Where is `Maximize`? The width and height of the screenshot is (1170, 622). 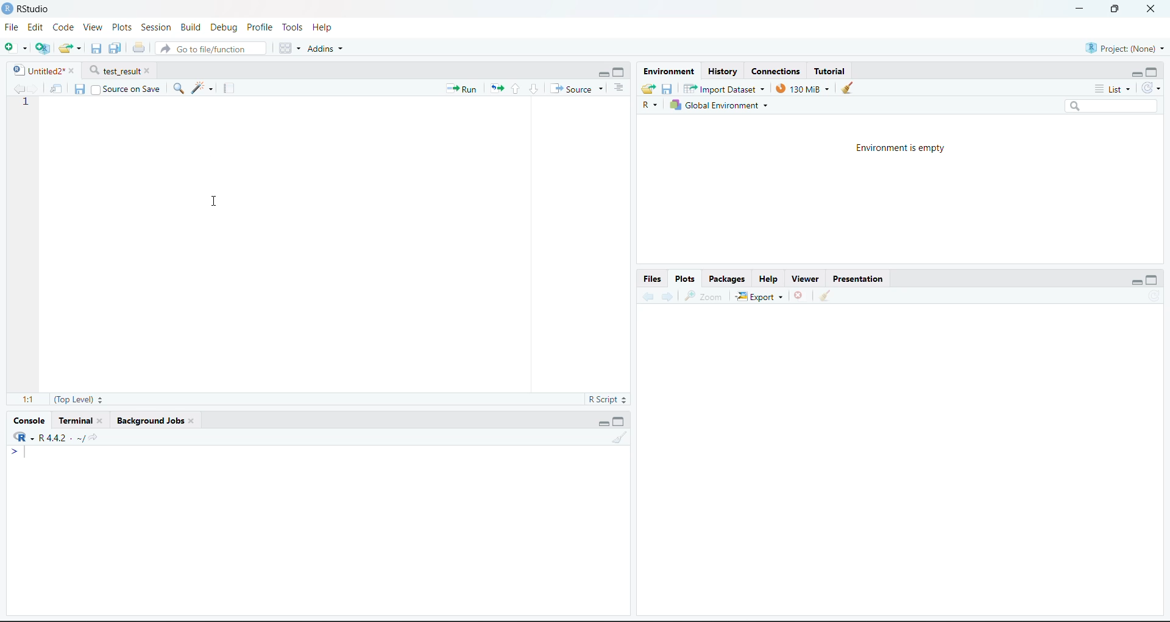
Maximize is located at coordinates (1153, 278).